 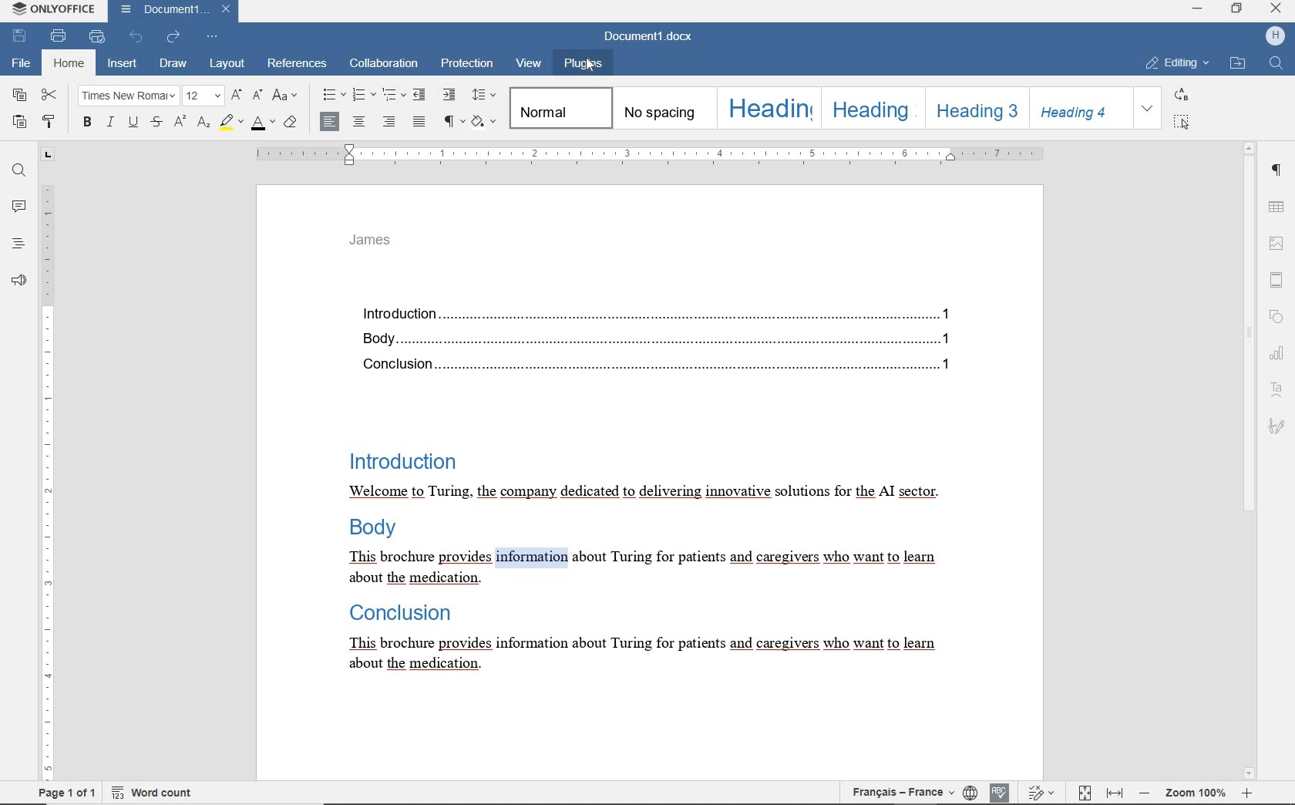 What do you see at coordinates (638, 569) in the screenshot?
I see `This brochure provides information about Turing for patients and caregivers who want to learnabout the medication.` at bounding box center [638, 569].